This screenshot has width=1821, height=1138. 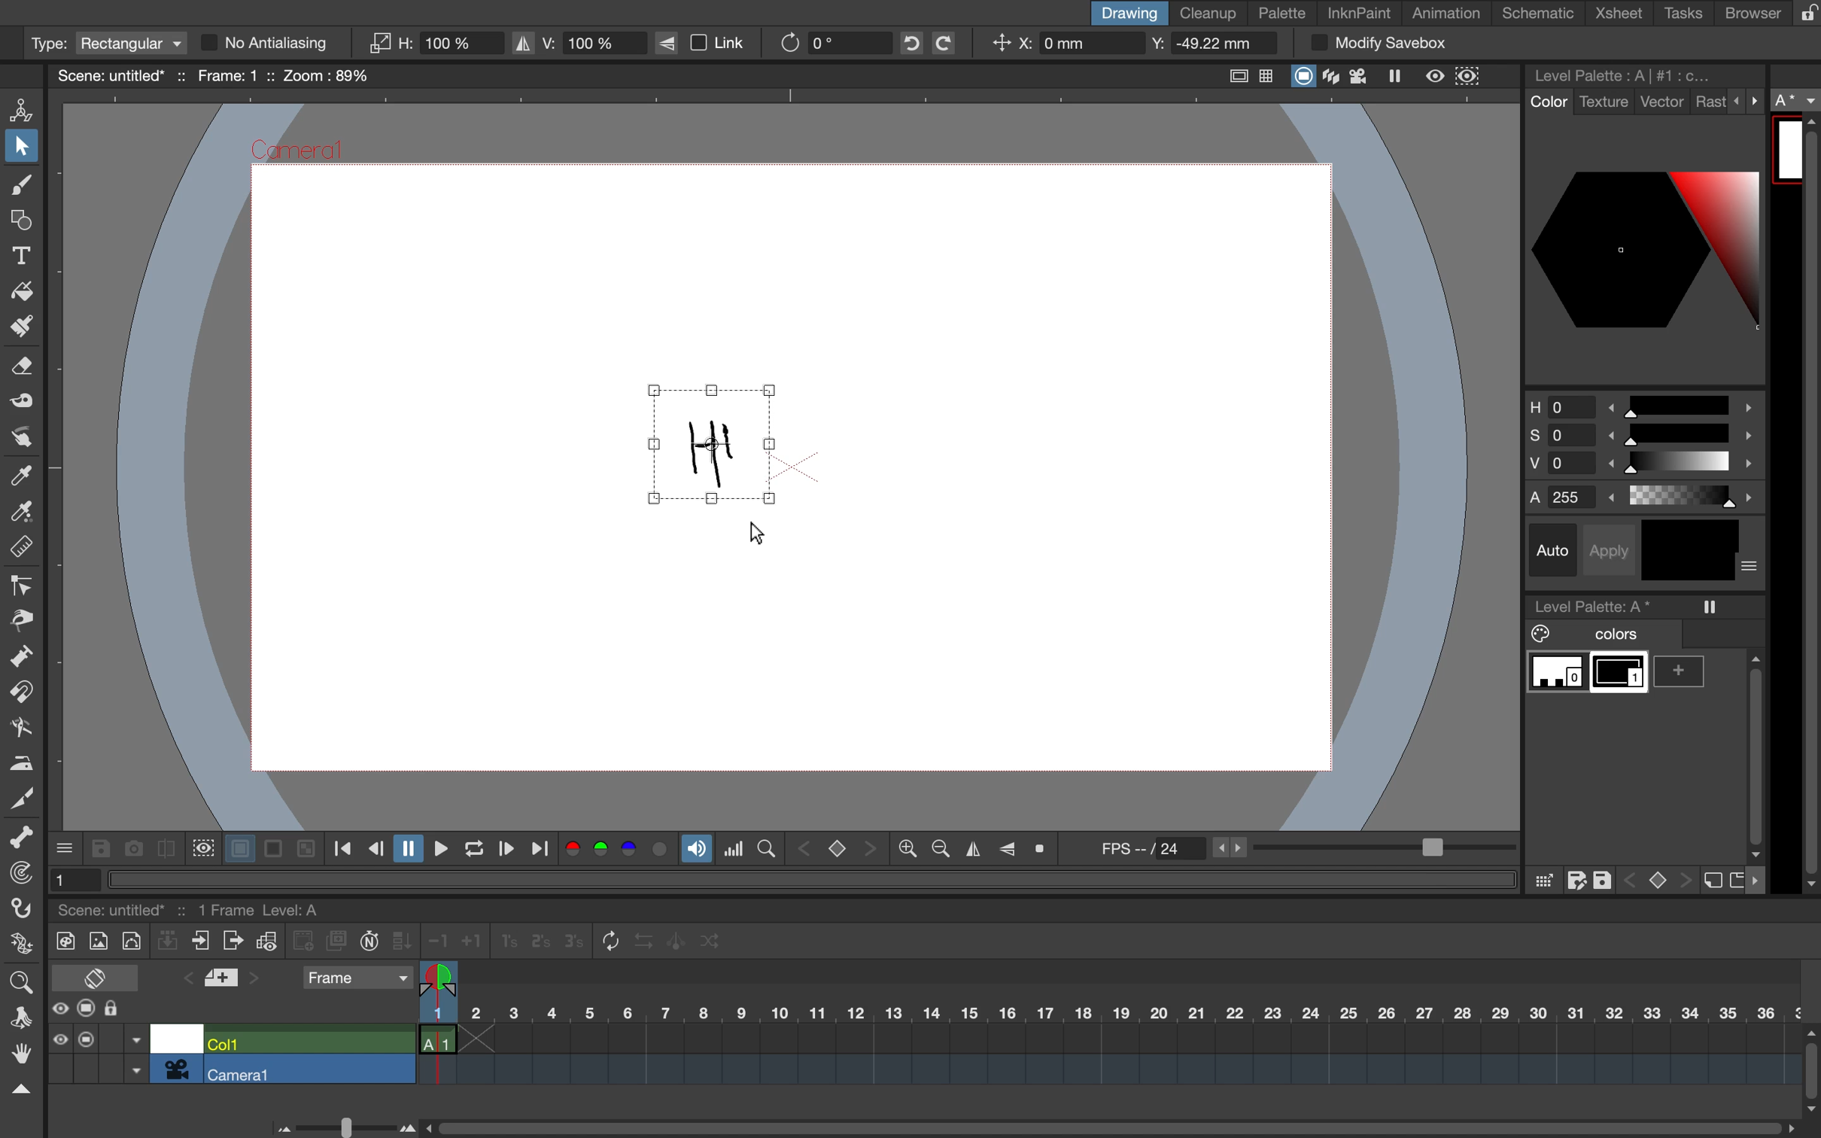 I want to click on sub camera preview, so click(x=1469, y=77).